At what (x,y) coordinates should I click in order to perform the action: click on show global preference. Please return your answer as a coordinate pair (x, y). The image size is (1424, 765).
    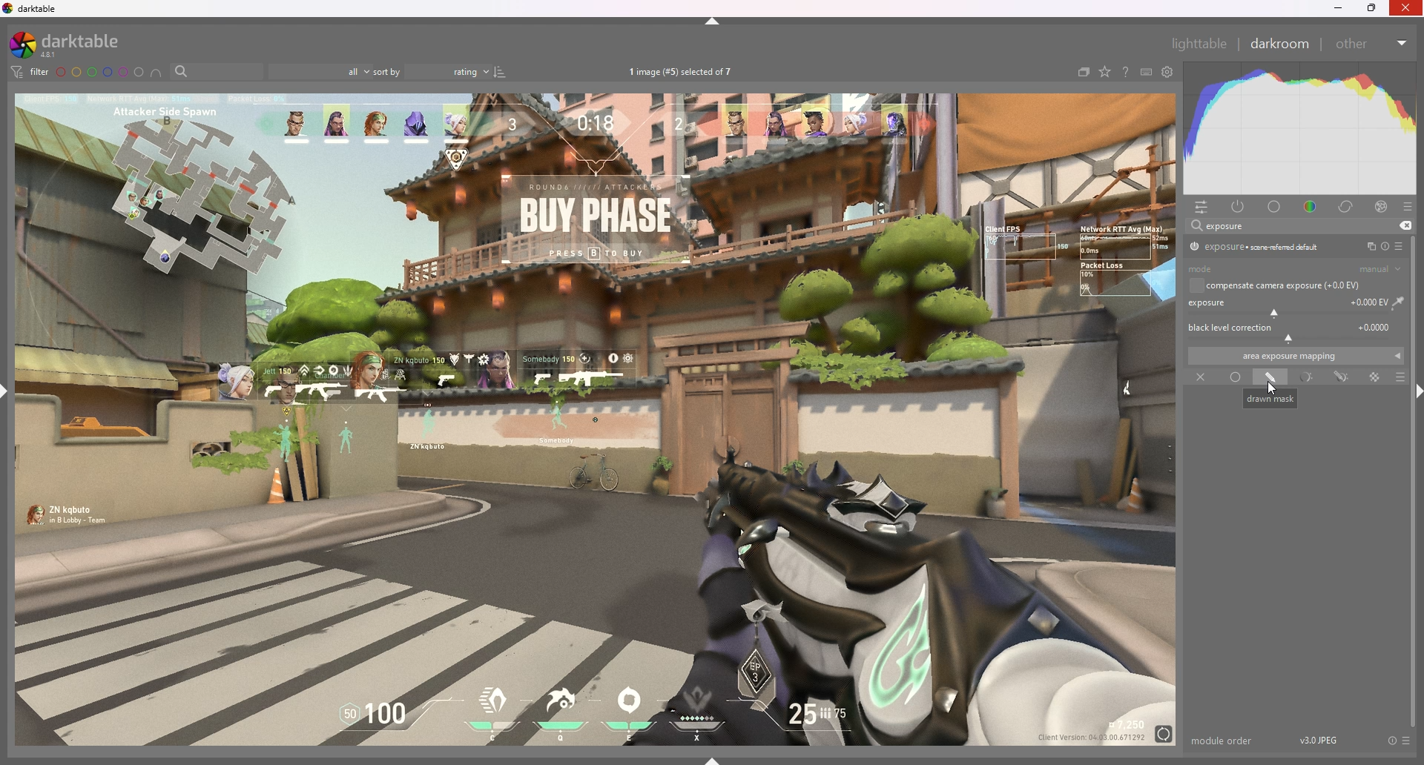
    Looking at the image, I should click on (1167, 72).